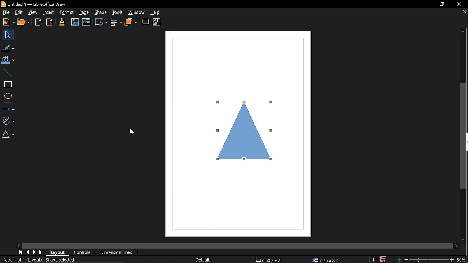 The height and width of the screenshot is (263, 468). I want to click on Slide master name, so click(203, 260).